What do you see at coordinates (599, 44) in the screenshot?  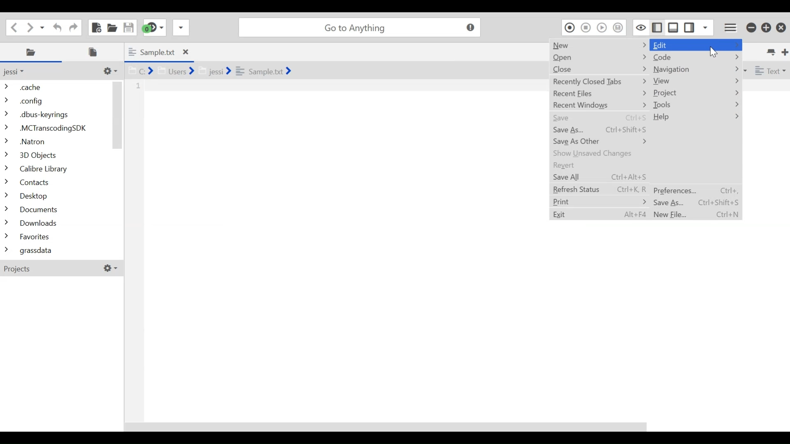 I see `New` at bounding box center [599, 44].